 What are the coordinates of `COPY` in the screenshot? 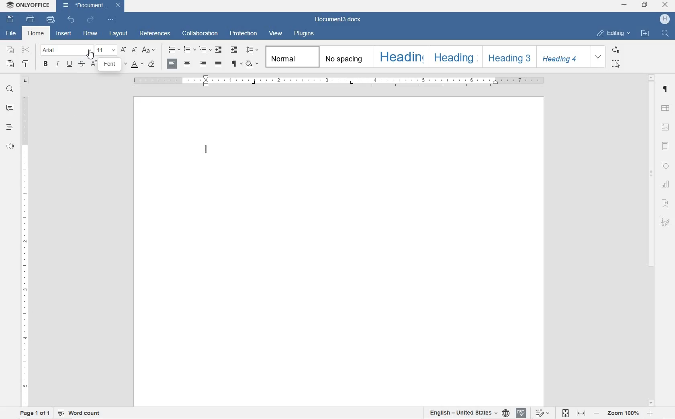 It's located at (10, 50).